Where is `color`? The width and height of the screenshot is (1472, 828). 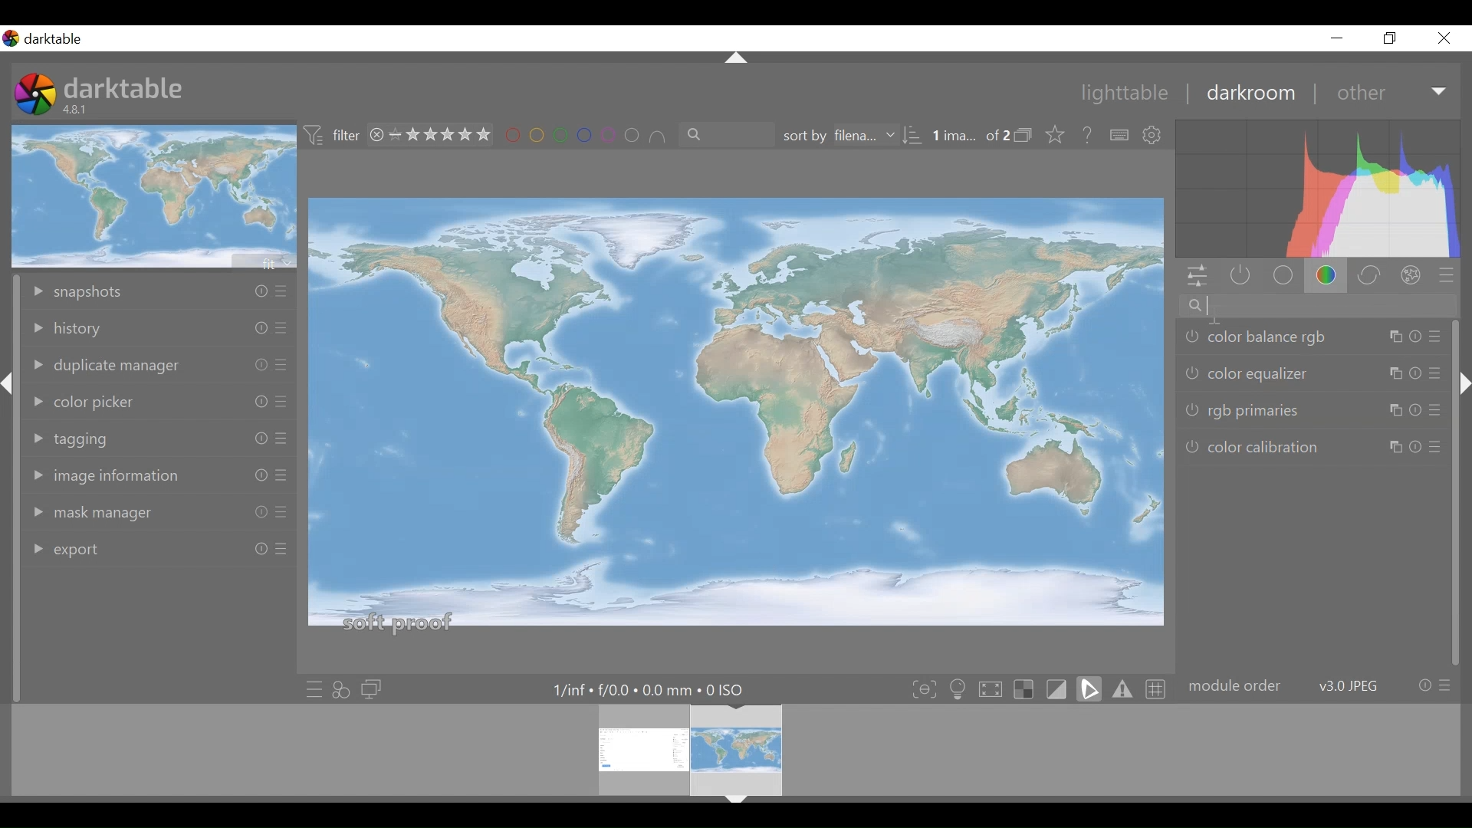 color is located at coordinates (1331, 277).